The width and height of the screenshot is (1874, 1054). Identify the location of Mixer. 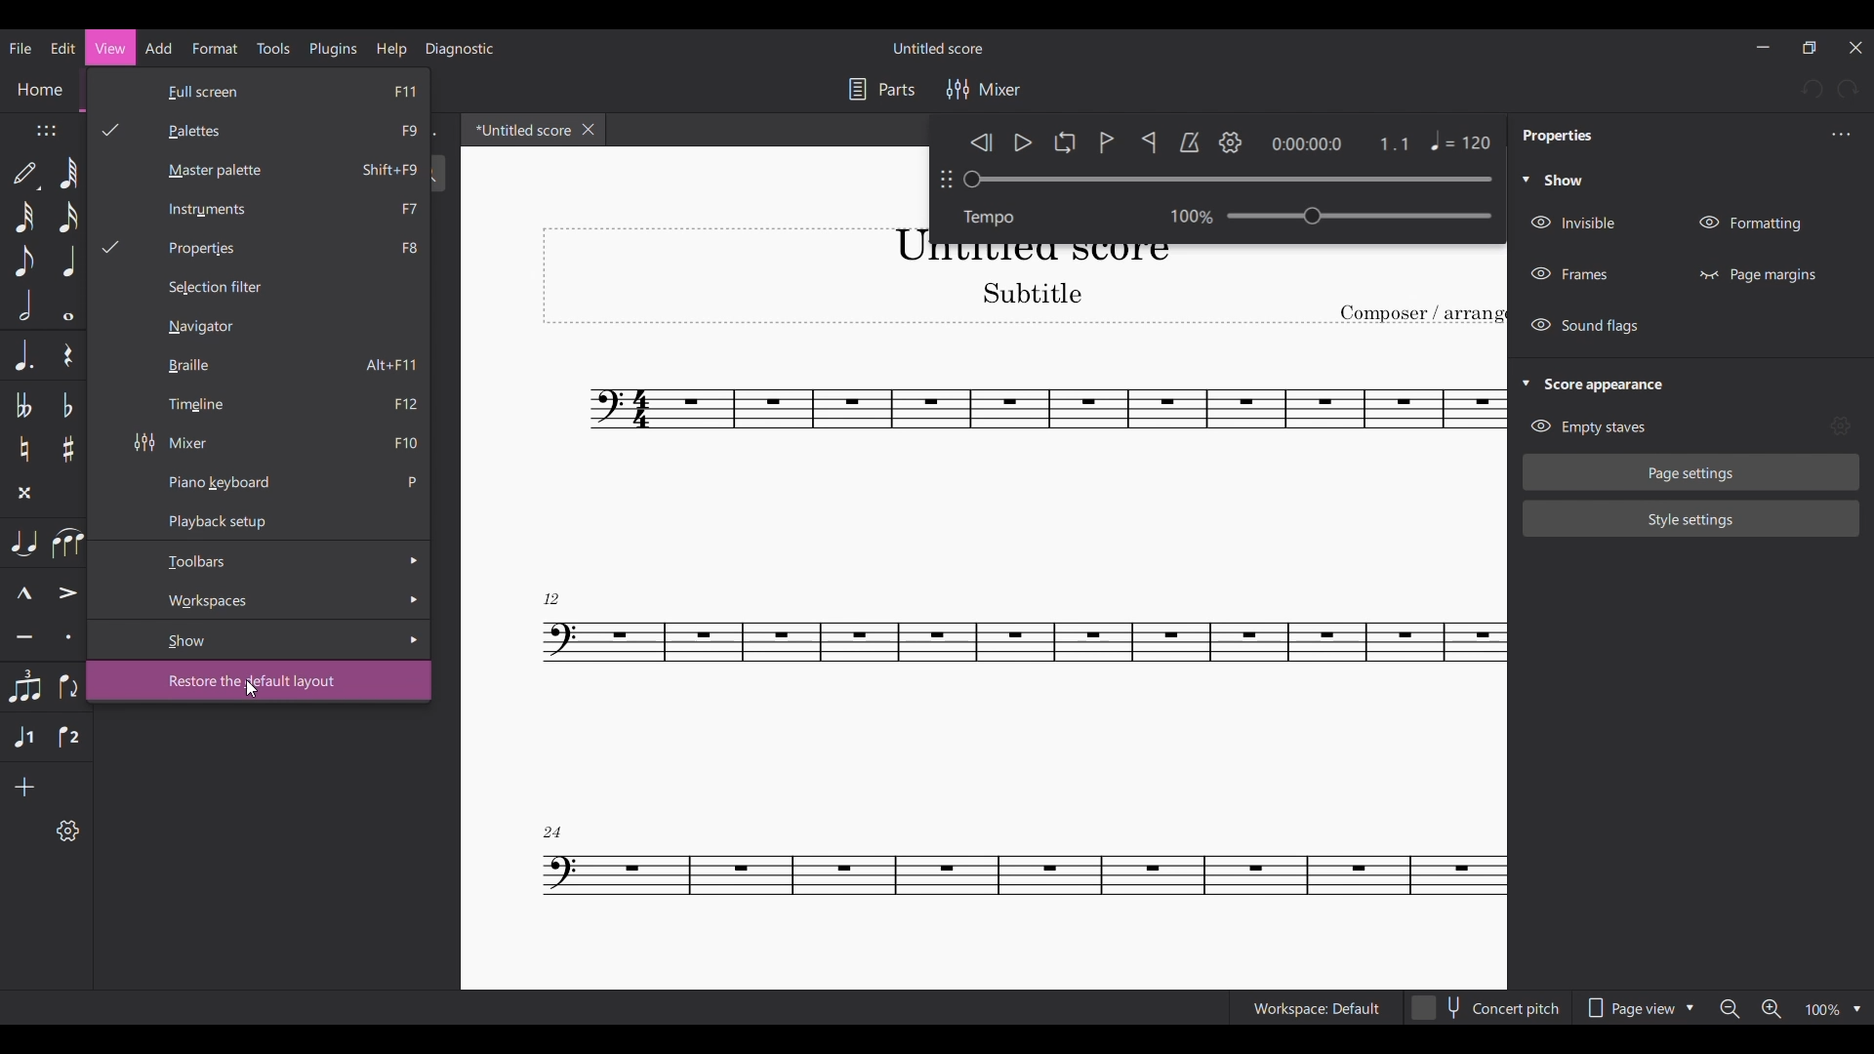
(982, 89).